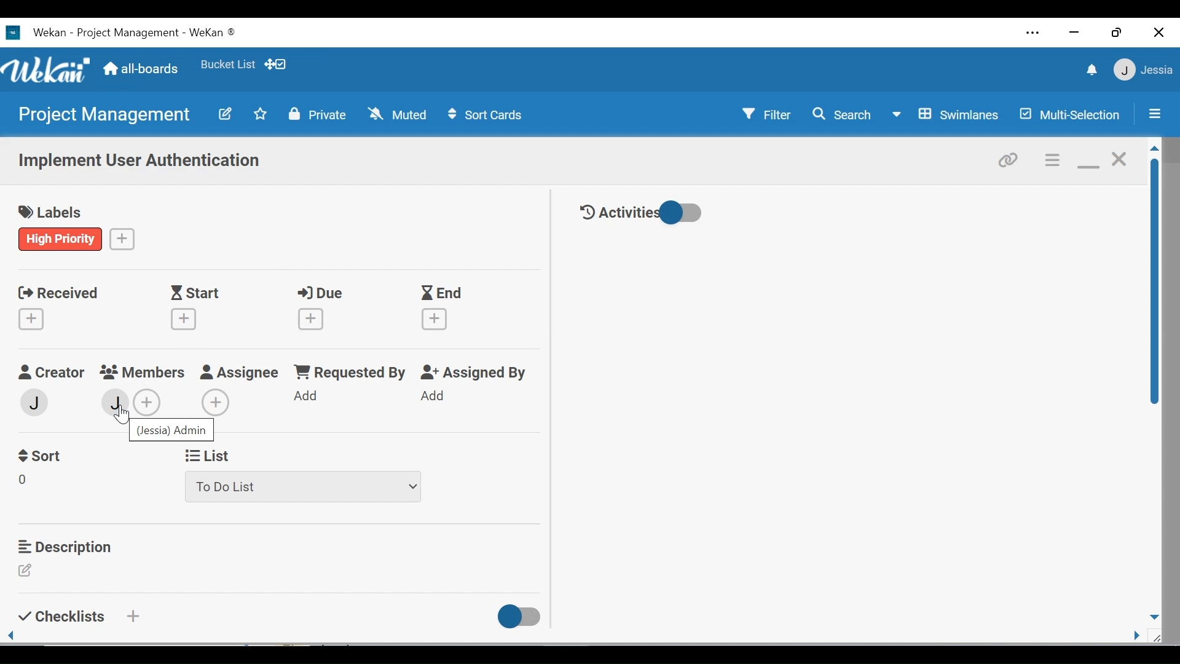 Image resolution: width=1180 pixels, height=664 pixels. What do you see at coordinates (12, 636) in the screenshot?
I see `move left` at bounding box center [12, 636].